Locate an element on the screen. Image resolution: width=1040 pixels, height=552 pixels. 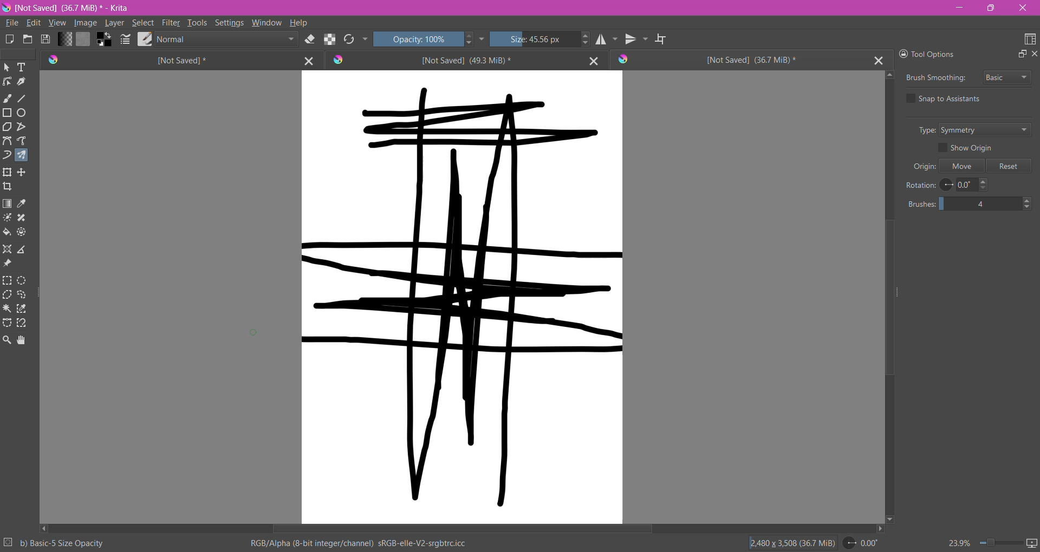
Polygonal Selection Tool is located at coordinates (8, 294).